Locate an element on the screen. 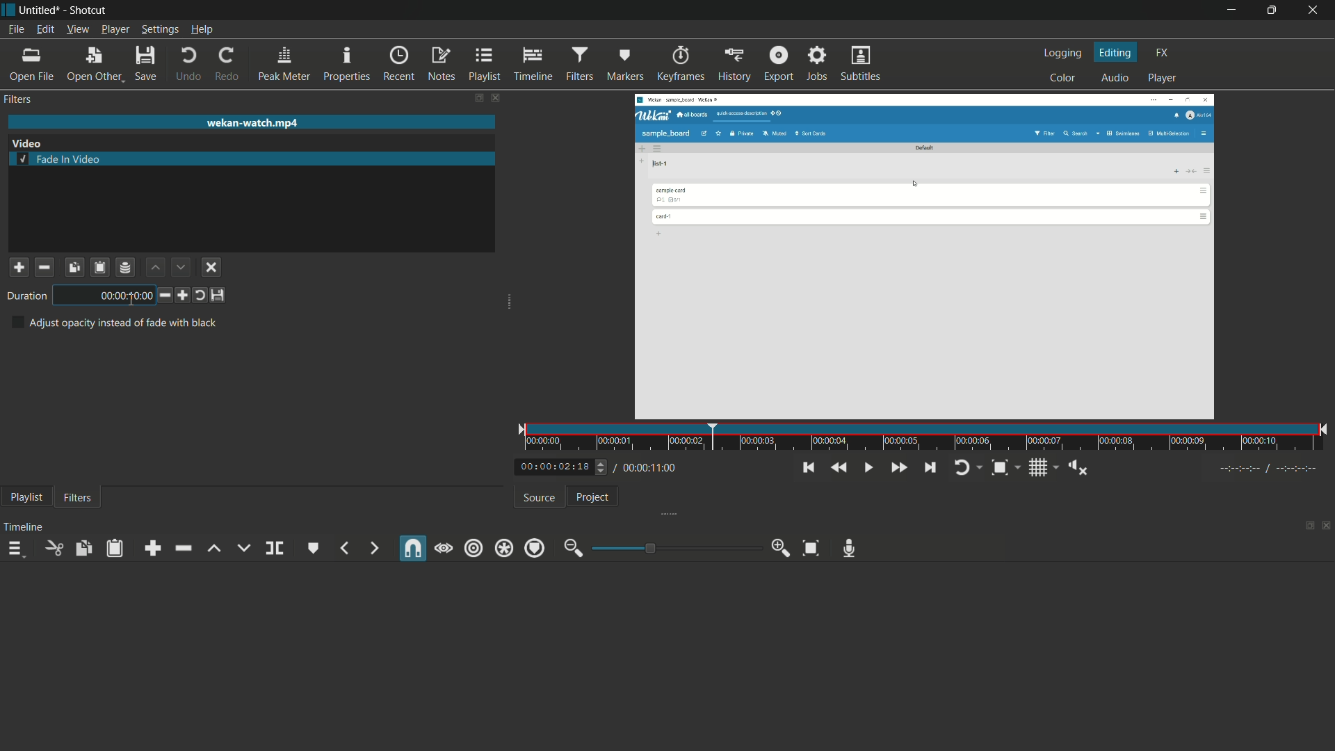 The width and height of the screenshot is (1335, 751). help menu is located at coordinates (204, 29).